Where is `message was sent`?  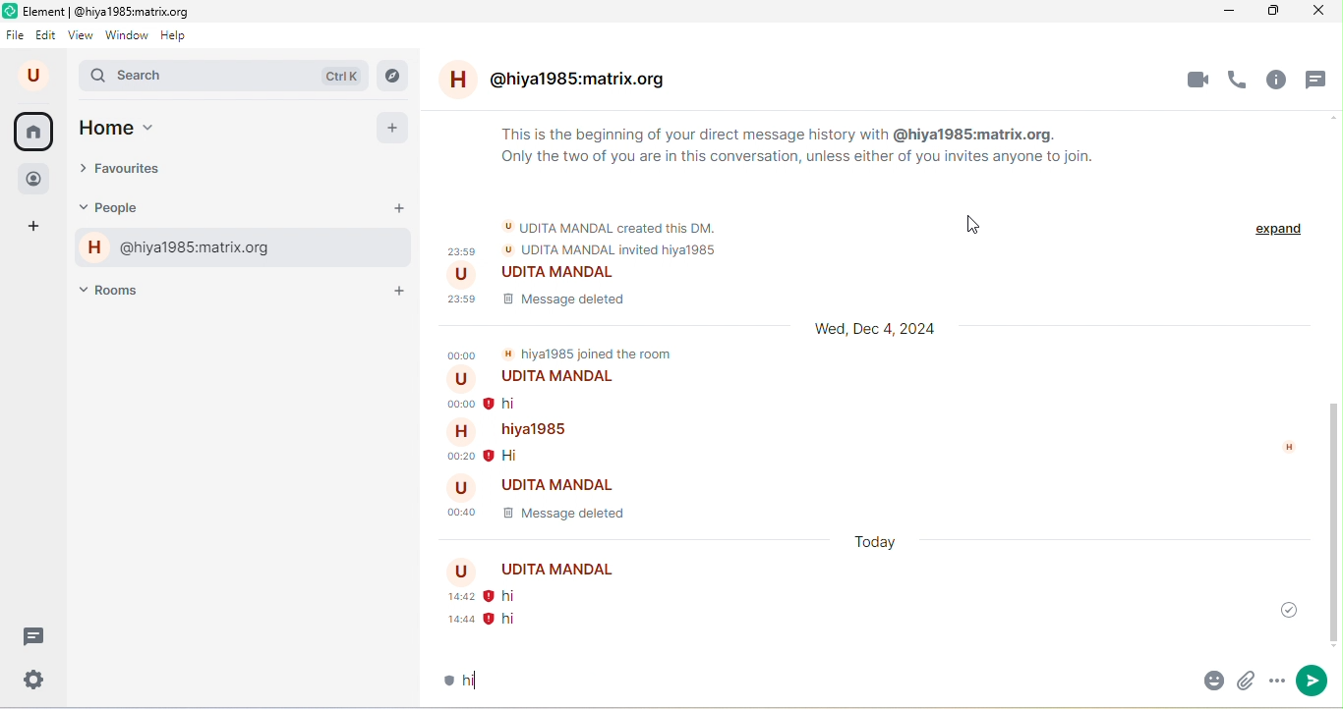
message was sent is located at coordinates (1280, 608).